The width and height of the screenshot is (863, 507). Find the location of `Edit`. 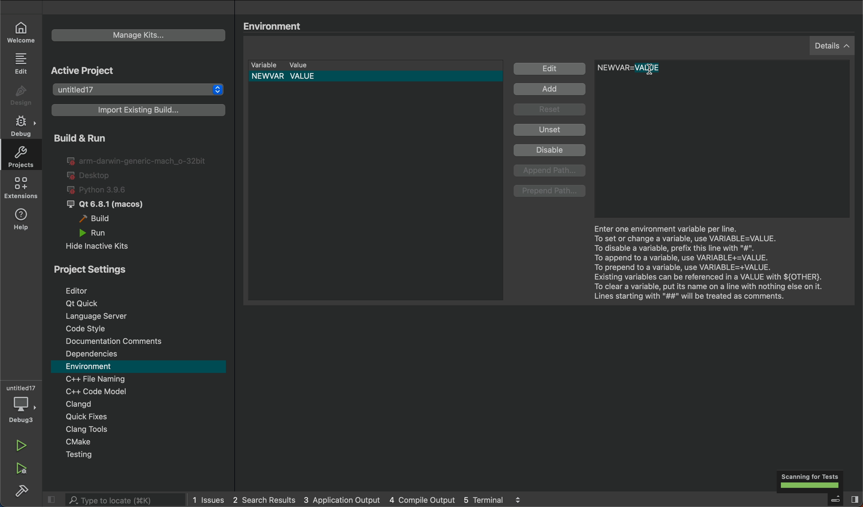

Edit is located at coordinates (551, 69).